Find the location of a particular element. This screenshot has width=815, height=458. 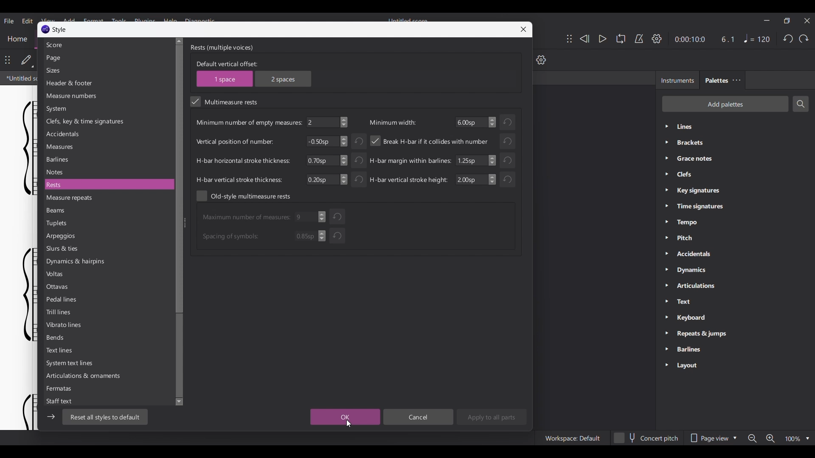

Page view options is located at coordinates (713, 438).